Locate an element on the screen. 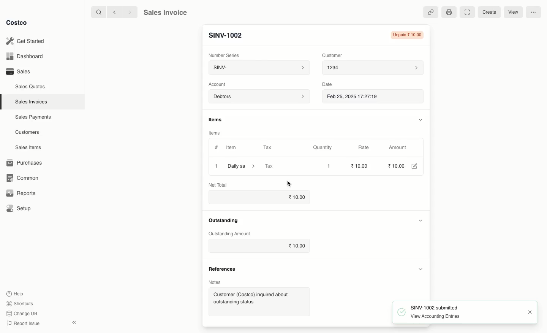 The width and height of the screenshot is (547, 333). Get Started is located at coordinates (28, 41).